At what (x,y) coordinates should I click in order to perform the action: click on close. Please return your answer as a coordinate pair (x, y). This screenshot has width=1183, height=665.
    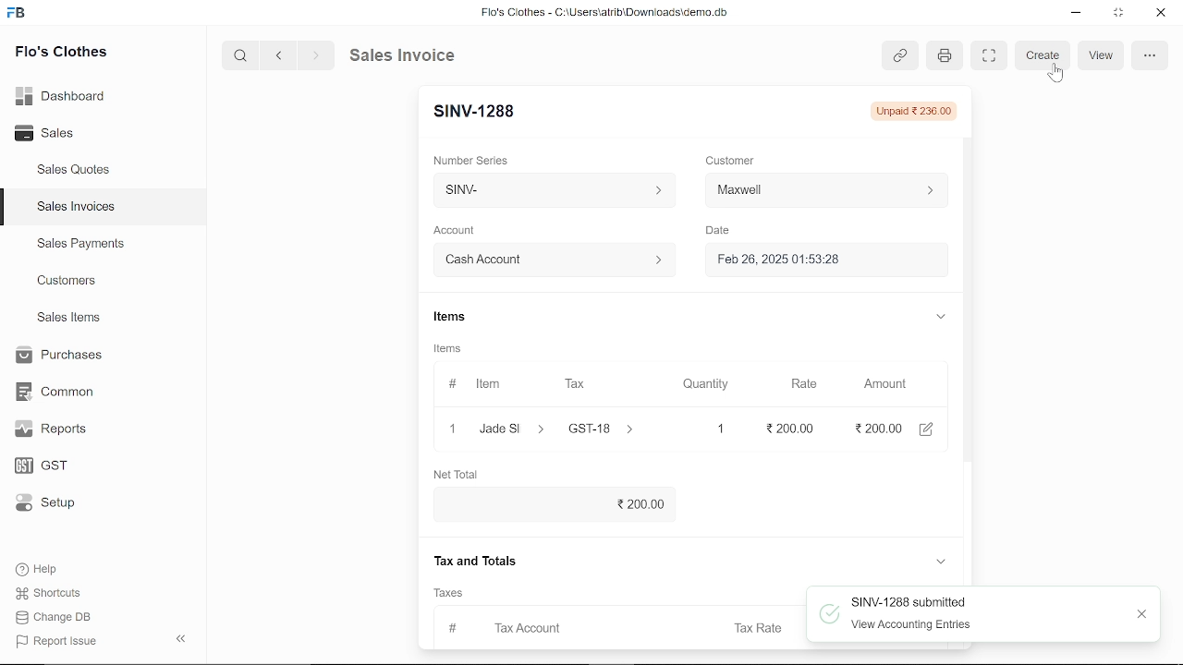
    Looking at the image, I should click on (451, 428).